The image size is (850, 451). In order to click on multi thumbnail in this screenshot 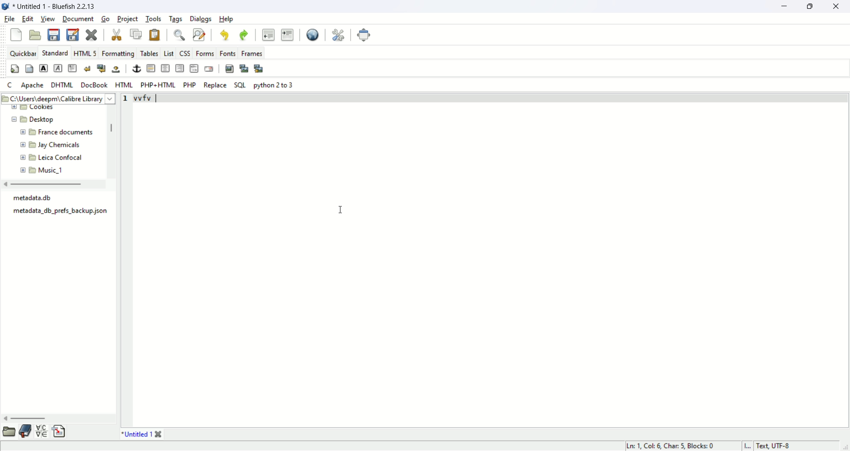, I will do `click(263, 69)`.